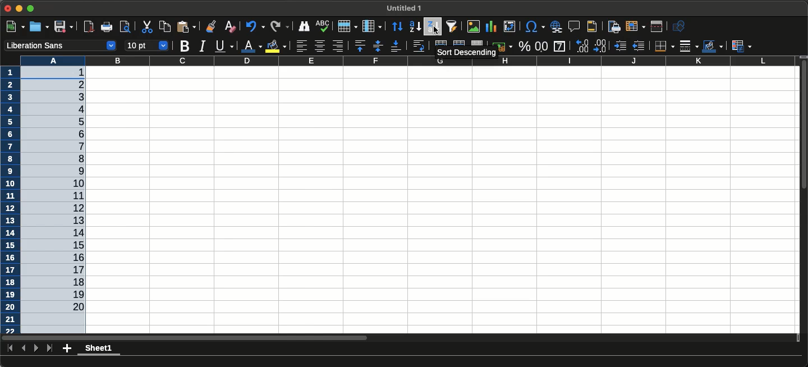 The height and width of the screenshot is (367, 808). I want to click on Show draw functions, so click(681, 27).